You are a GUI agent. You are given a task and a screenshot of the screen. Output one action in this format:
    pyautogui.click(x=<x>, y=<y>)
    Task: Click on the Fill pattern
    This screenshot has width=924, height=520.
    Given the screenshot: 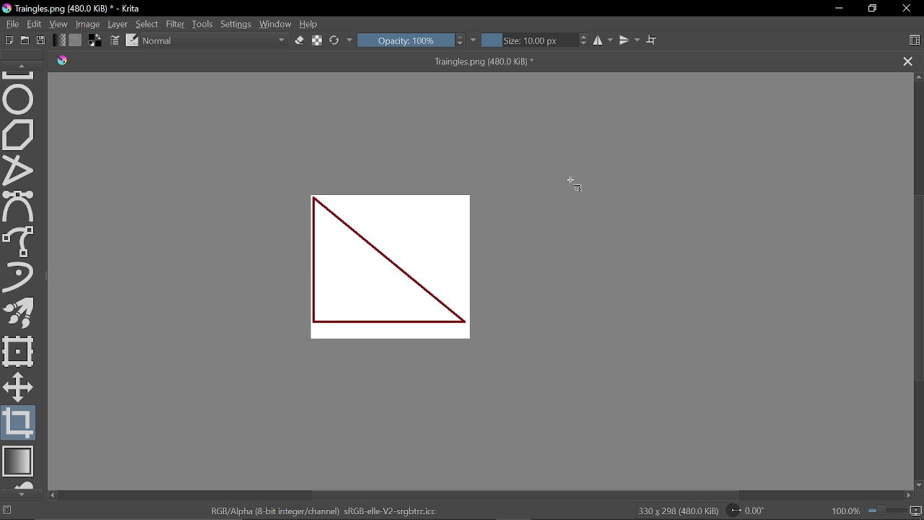 What is the action you would take?
    pyautogui.click(x=76, y=40)
    